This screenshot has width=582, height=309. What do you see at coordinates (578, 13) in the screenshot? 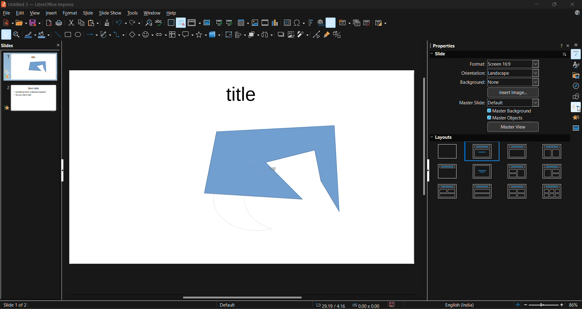
I see `update` at bounding box center [578, 13].